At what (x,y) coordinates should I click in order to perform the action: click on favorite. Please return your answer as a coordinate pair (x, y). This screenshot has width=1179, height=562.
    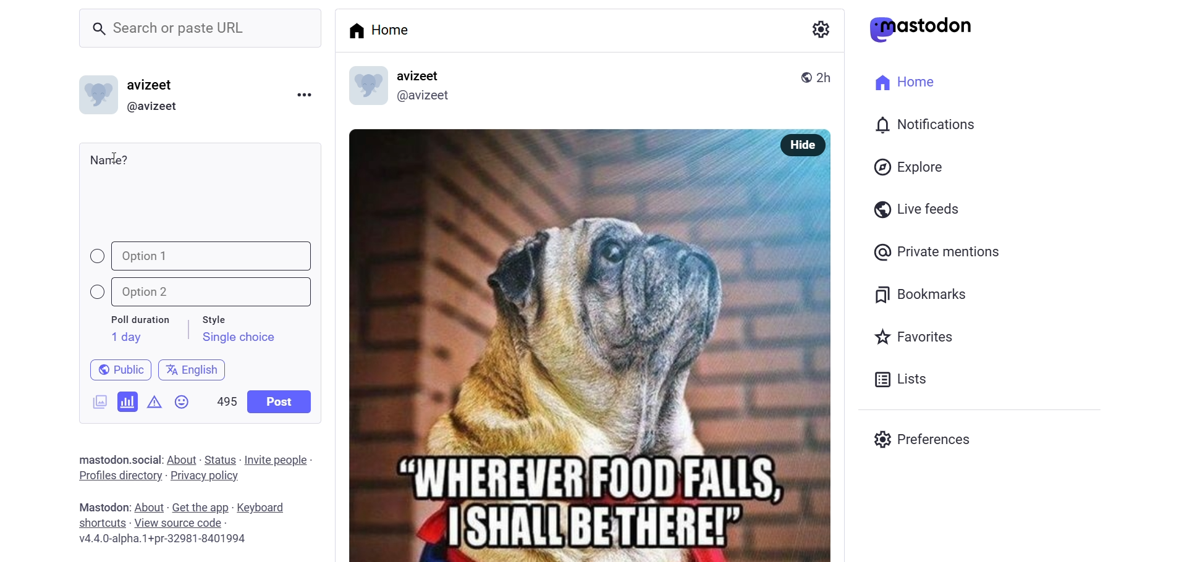
    Looking at the image, I should click on (912, 338).